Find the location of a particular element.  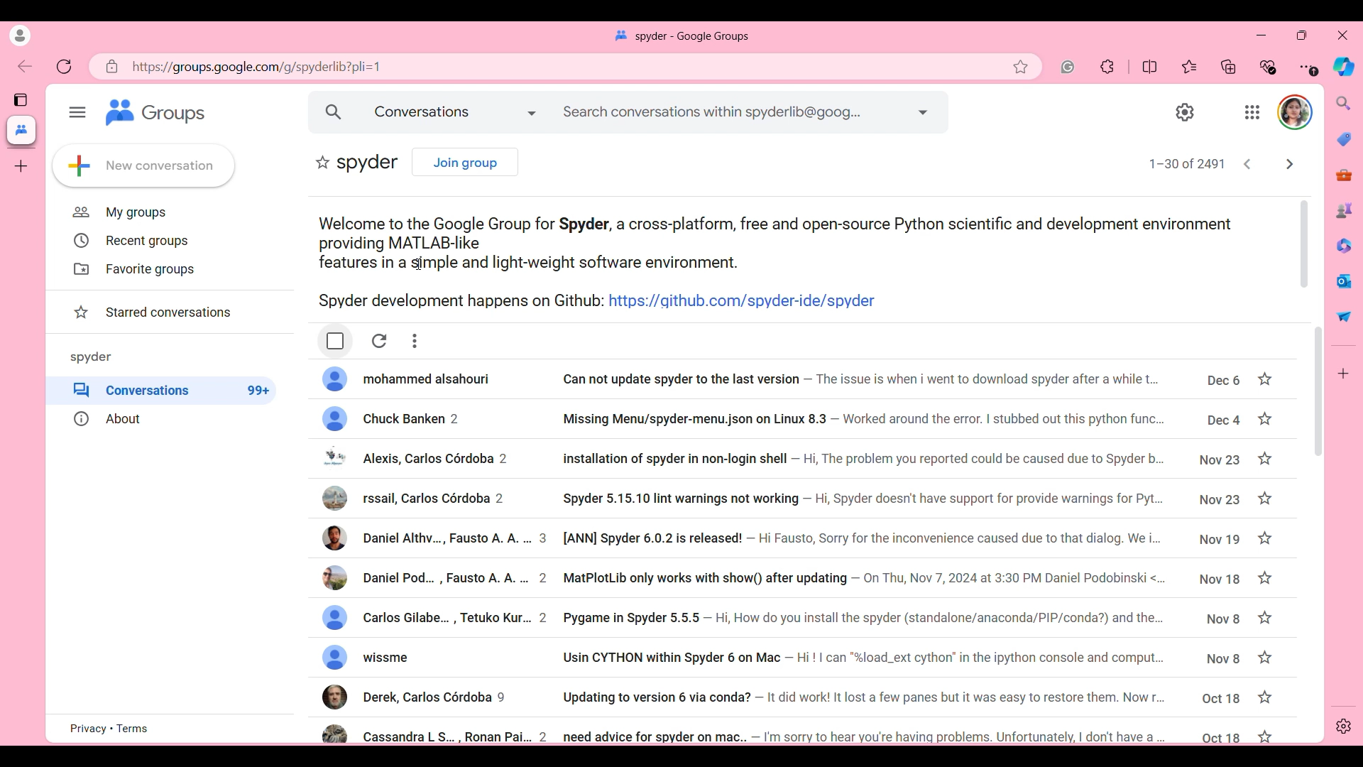

Star current page is located at coordinates (1021, 67).